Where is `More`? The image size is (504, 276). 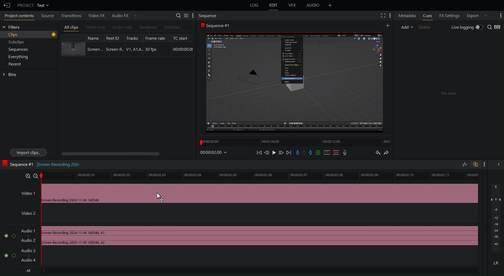 More is located at coordinates (391, 16).